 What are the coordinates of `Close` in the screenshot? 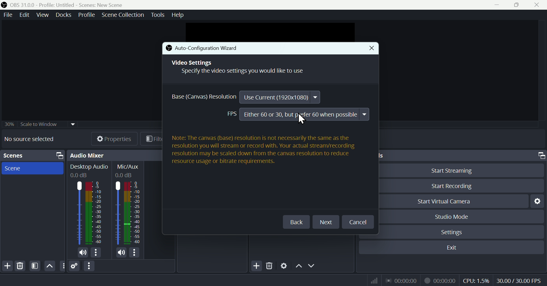 It's located at (371, 48).